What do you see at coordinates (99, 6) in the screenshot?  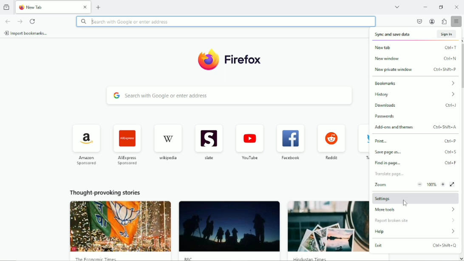 I see `New tab` at bounding box center [99, 6].